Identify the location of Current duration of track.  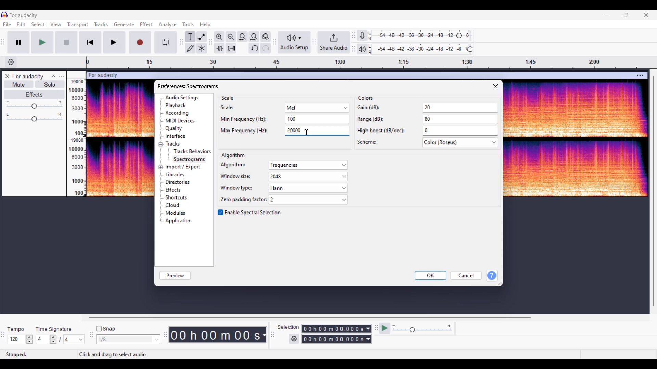
(215, 335).